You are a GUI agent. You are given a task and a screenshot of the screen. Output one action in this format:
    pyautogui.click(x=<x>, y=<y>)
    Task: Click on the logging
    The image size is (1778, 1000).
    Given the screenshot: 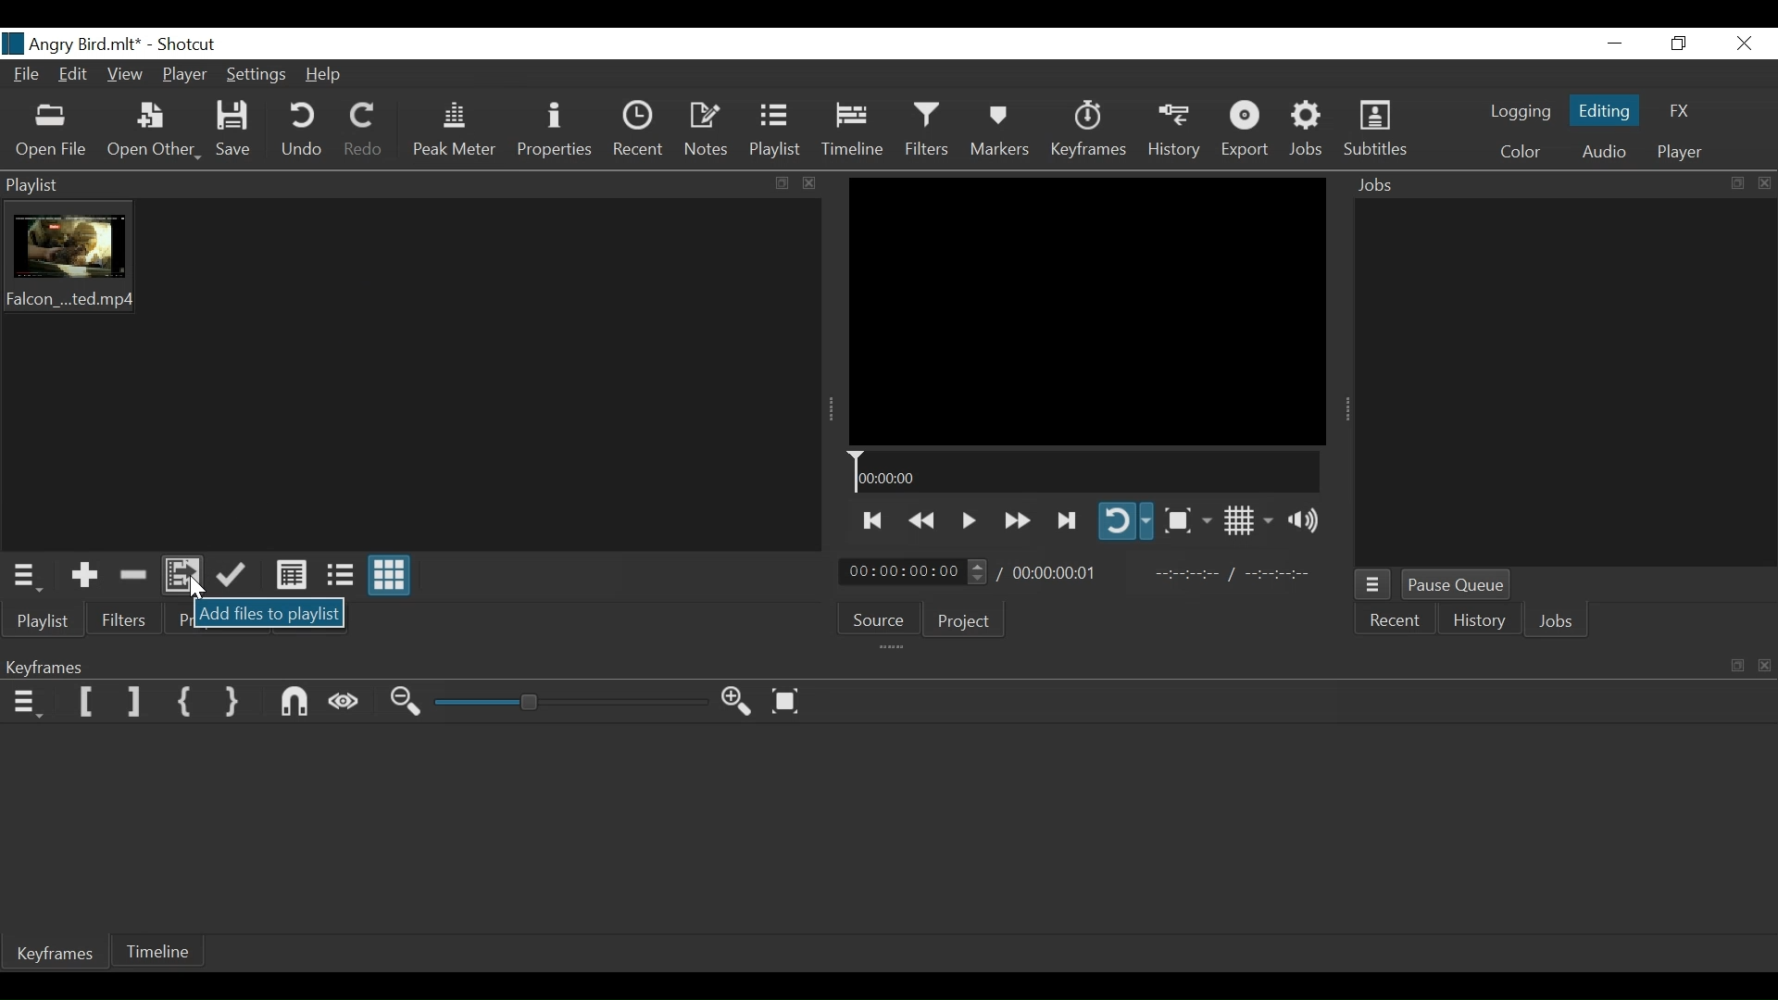 What is the action you would take?
    pyautogui.click(x=1519, y=111)
    